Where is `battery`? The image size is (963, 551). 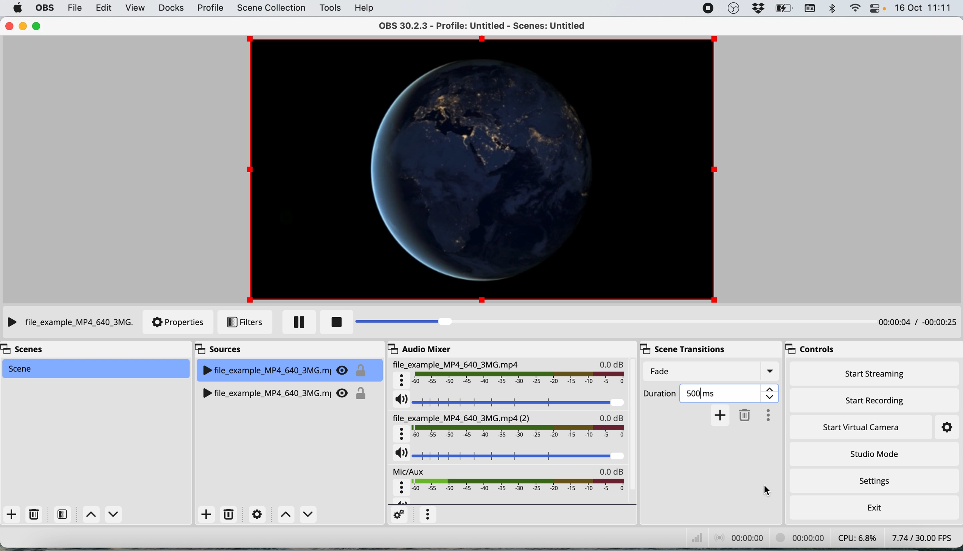 battery is located at coordinates (784, 9).